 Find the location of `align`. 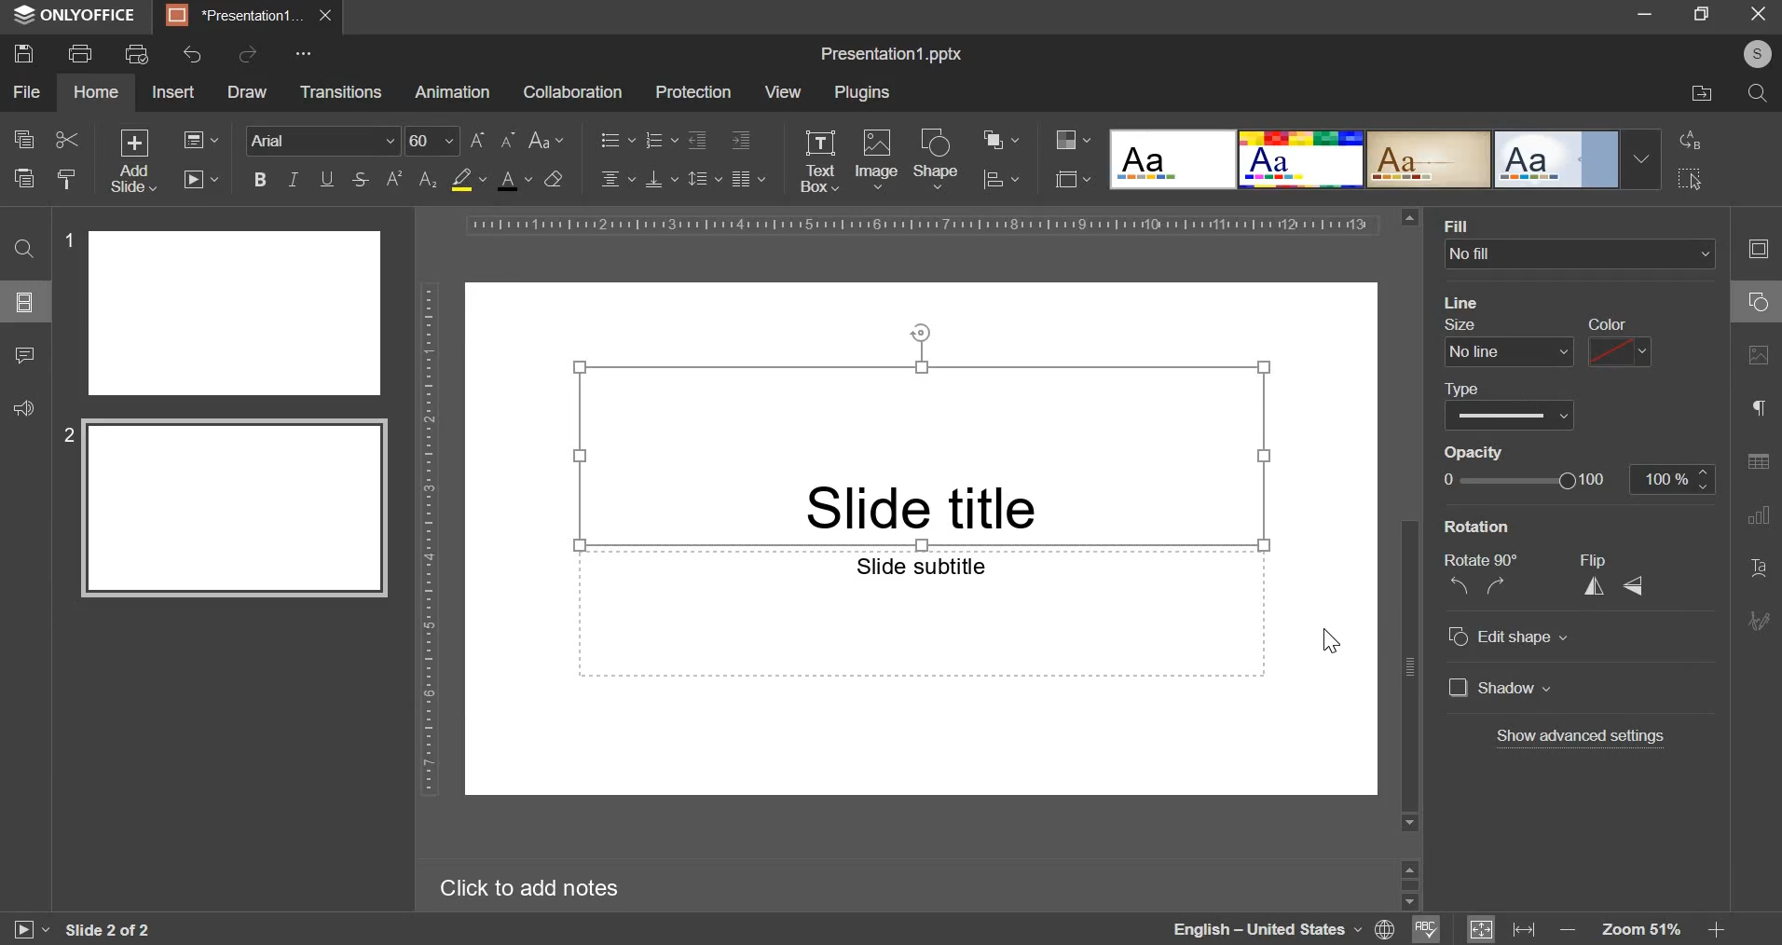

align is located at coordinates (1002, 181).